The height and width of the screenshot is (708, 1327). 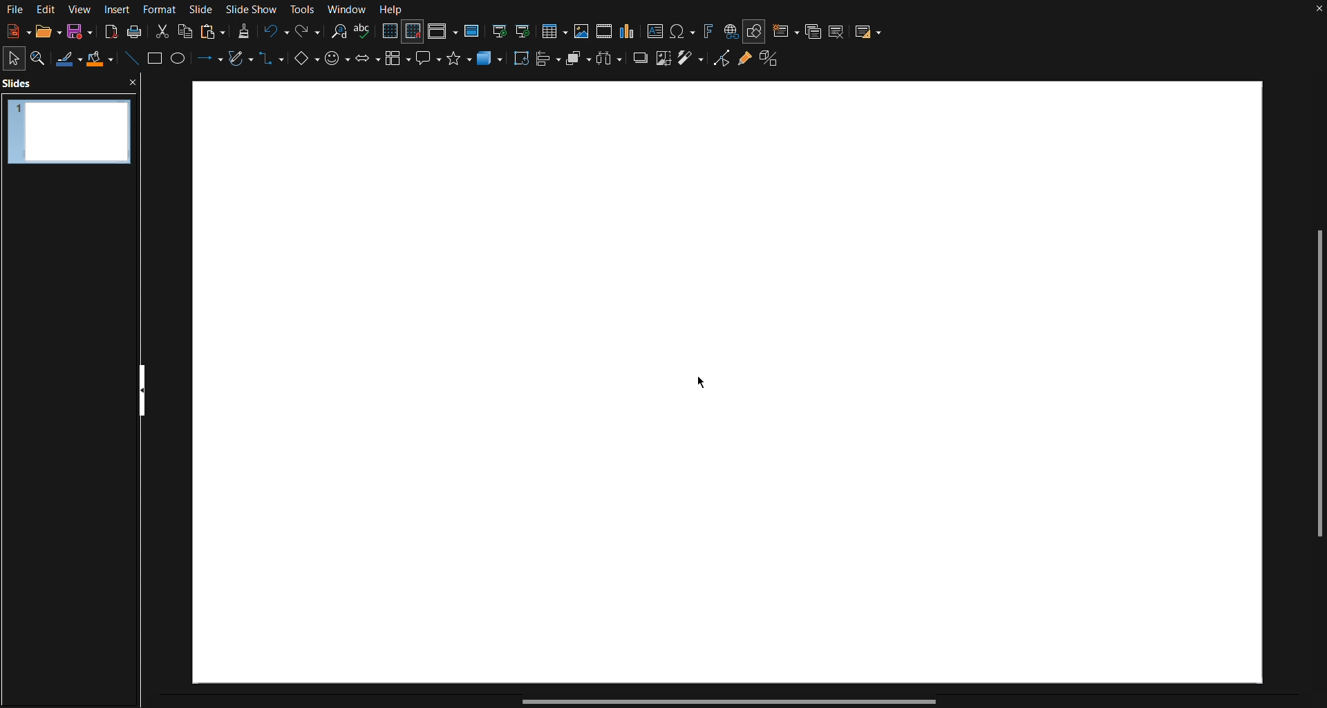 What do you see at coordinates (43, 32) in the screenshot?
I see `Open` at bounding box center [43, 32].